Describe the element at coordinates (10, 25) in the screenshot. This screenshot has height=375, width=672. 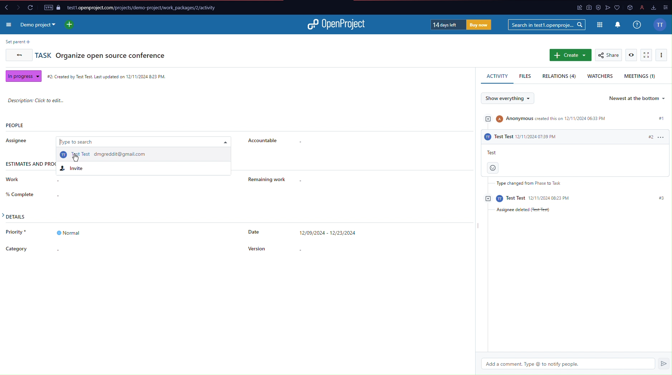
I see `More` at that location.